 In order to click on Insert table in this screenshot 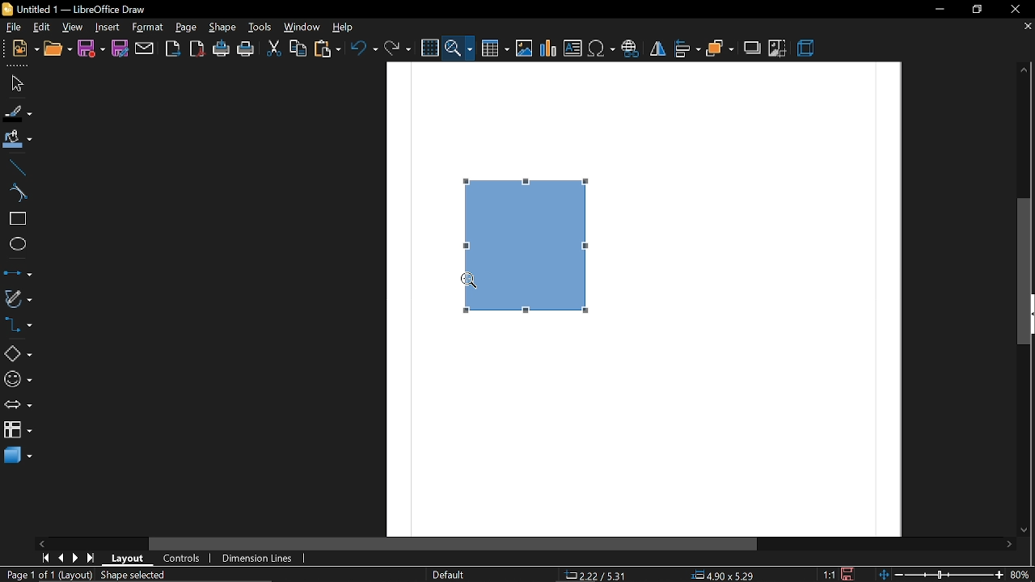, I will do `click(493, 49)`.